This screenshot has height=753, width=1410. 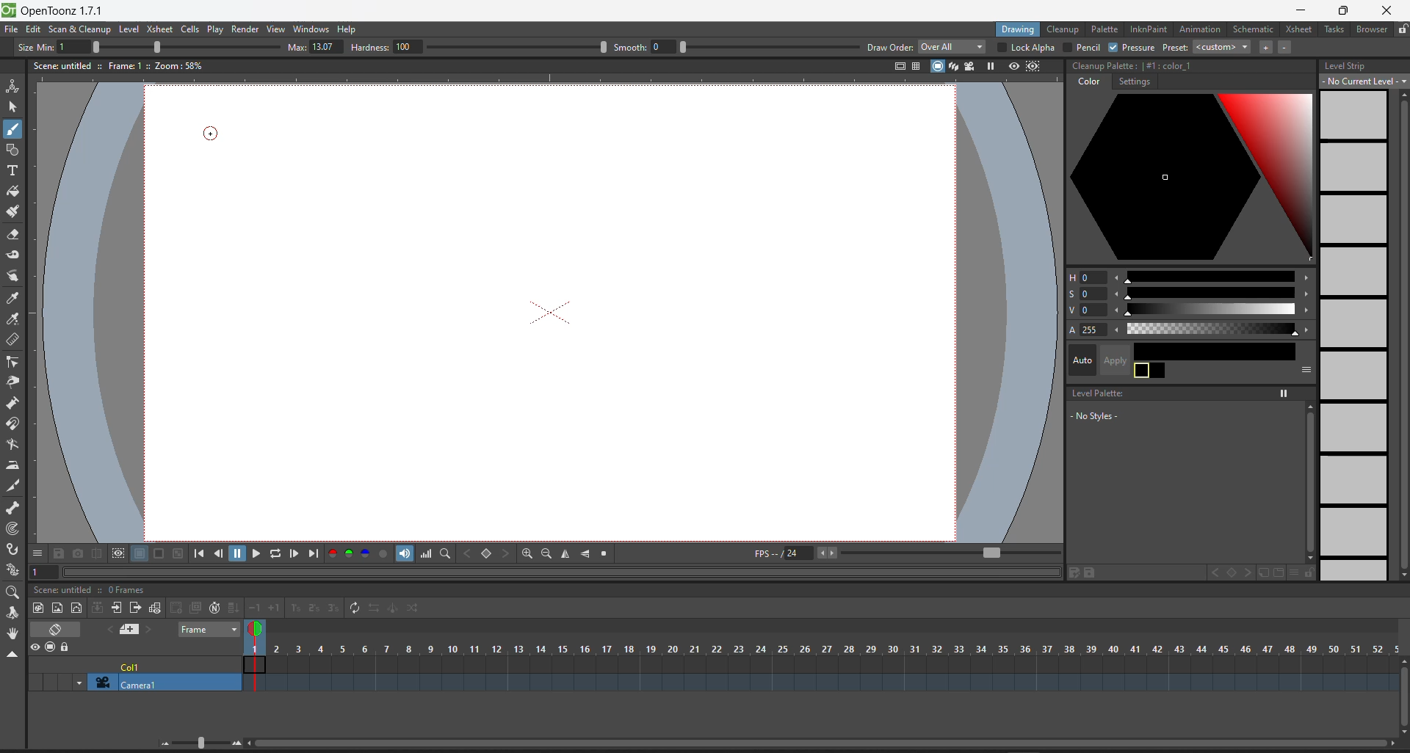 I want to click on current style, so click(x=1217, y=348).